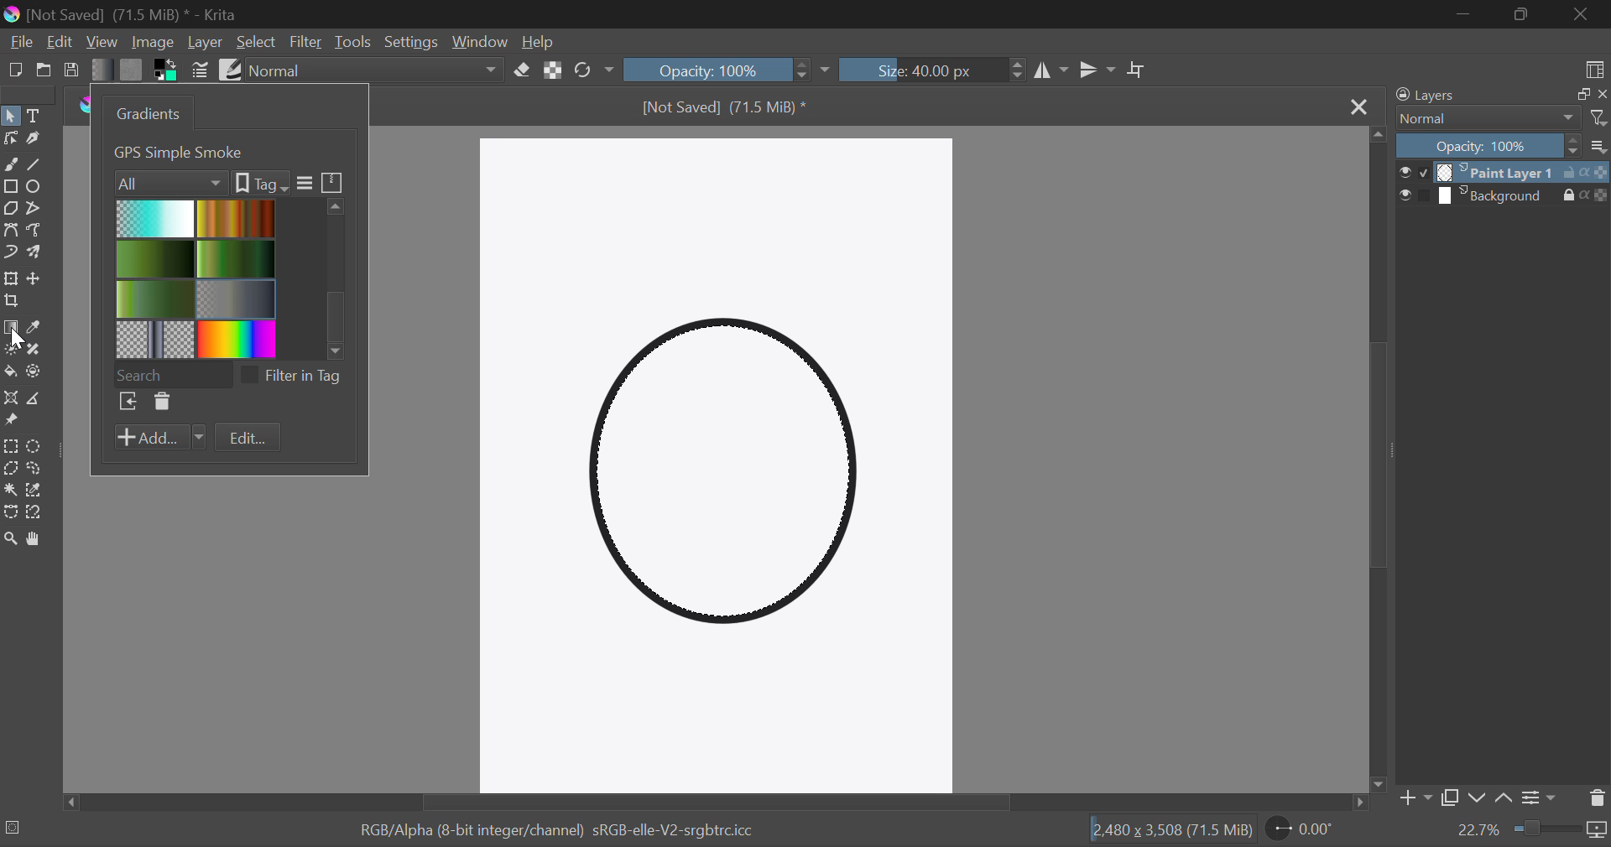 This screenshot has width=1611, height=847. Describe the element at coordinates (1599, 833) in the screenshot. I see `icon` at that location.